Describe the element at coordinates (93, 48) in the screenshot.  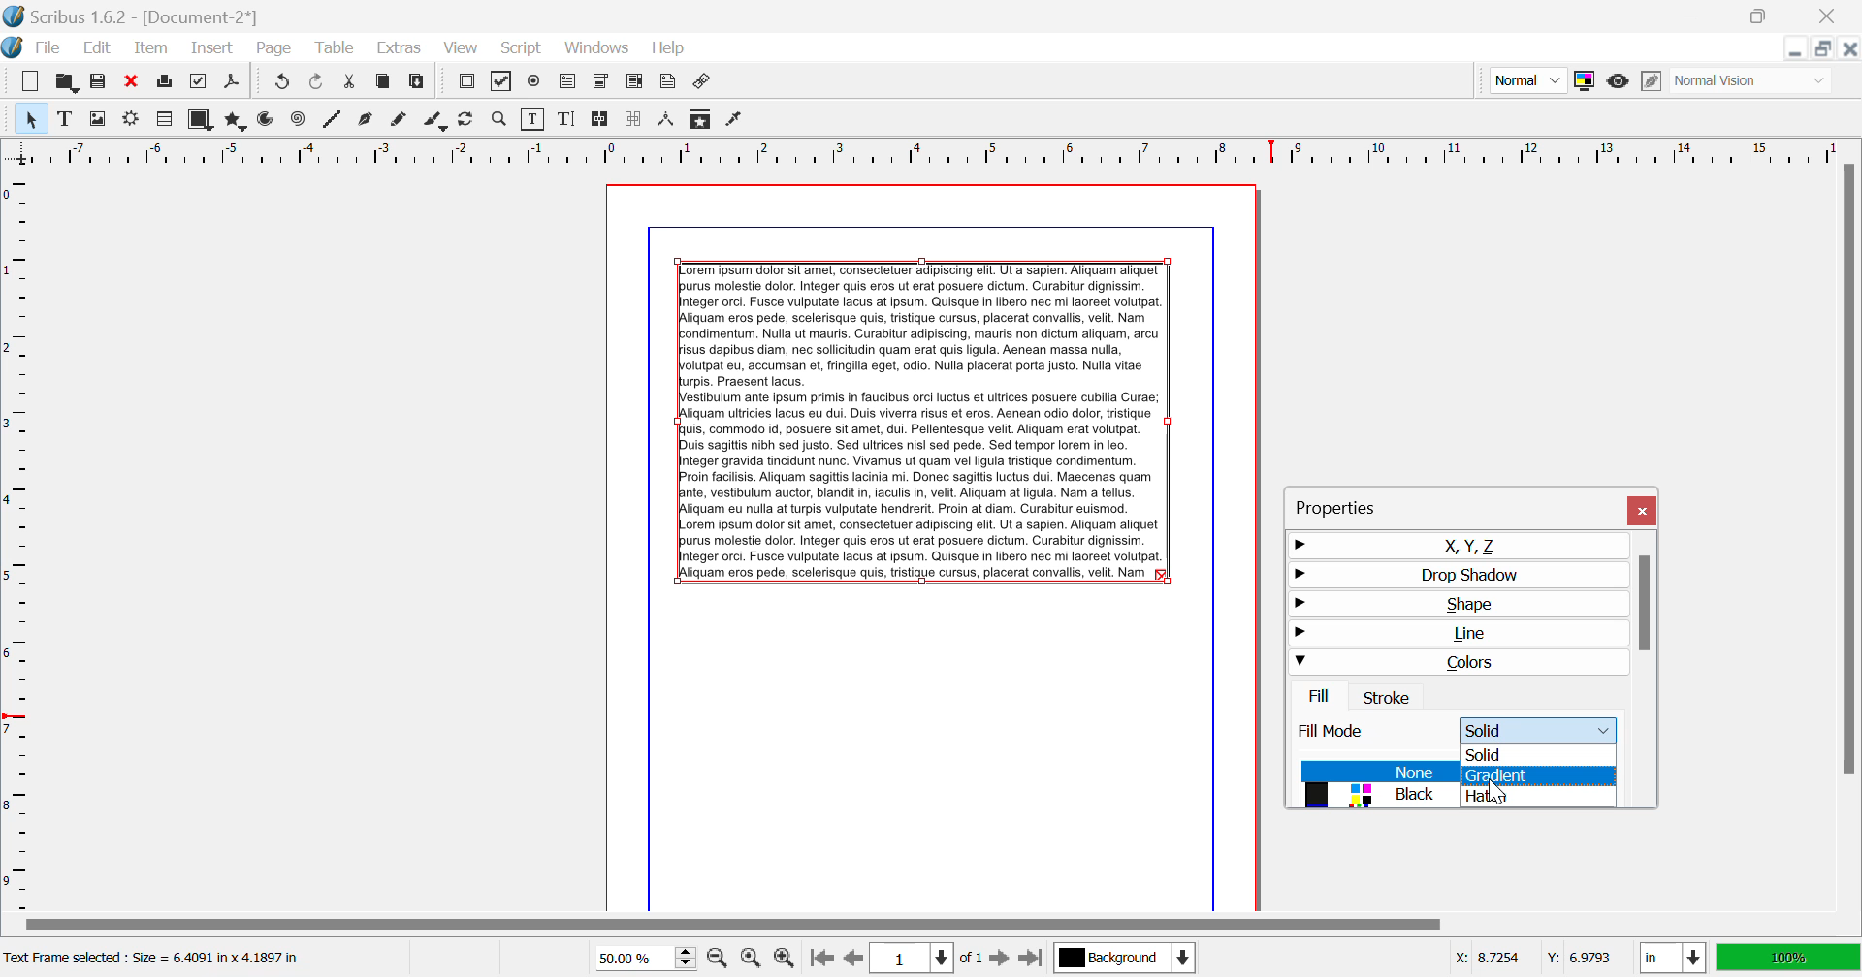
I see `Edit` at that location.